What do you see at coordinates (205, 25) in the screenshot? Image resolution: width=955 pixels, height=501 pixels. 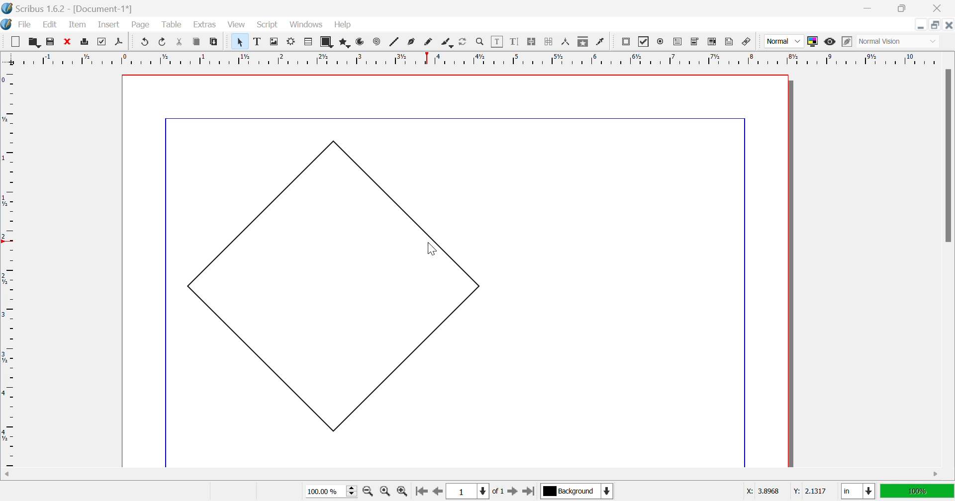 I see `Extras` at bounding box center [205, 25].